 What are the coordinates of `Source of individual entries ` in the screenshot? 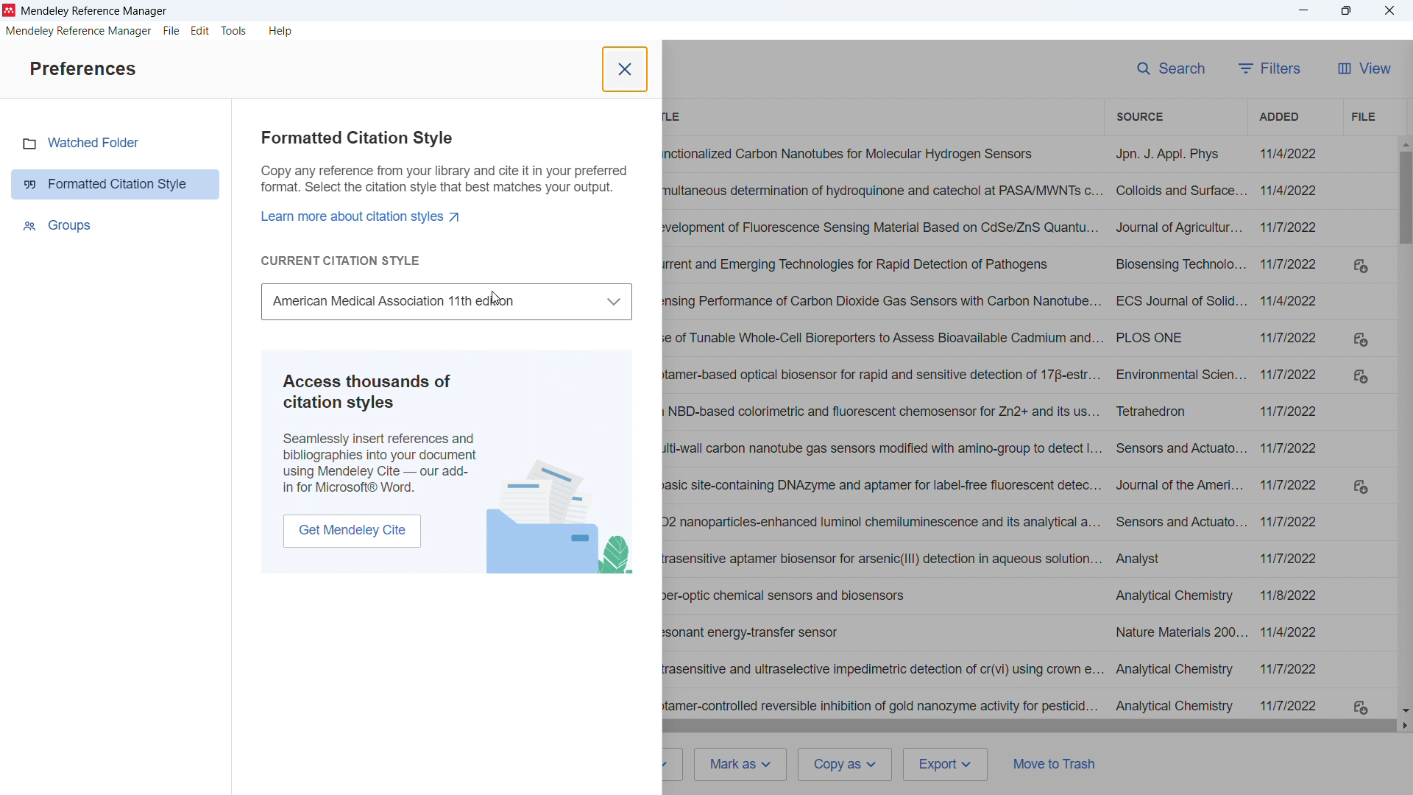 It's located at (1177, 429).